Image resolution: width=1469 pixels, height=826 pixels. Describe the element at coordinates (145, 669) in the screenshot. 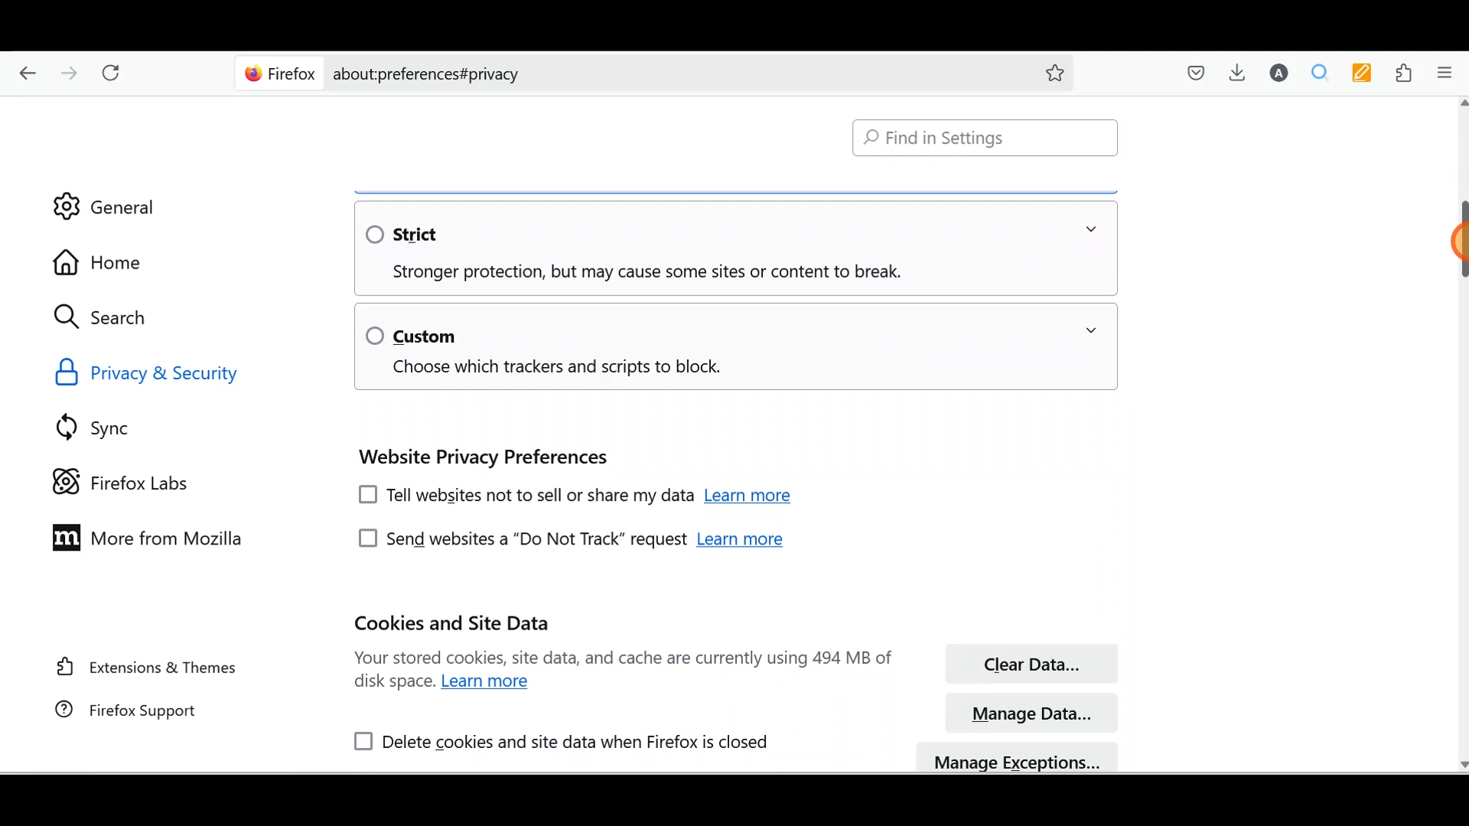

I see `Extension & themes` at that location.